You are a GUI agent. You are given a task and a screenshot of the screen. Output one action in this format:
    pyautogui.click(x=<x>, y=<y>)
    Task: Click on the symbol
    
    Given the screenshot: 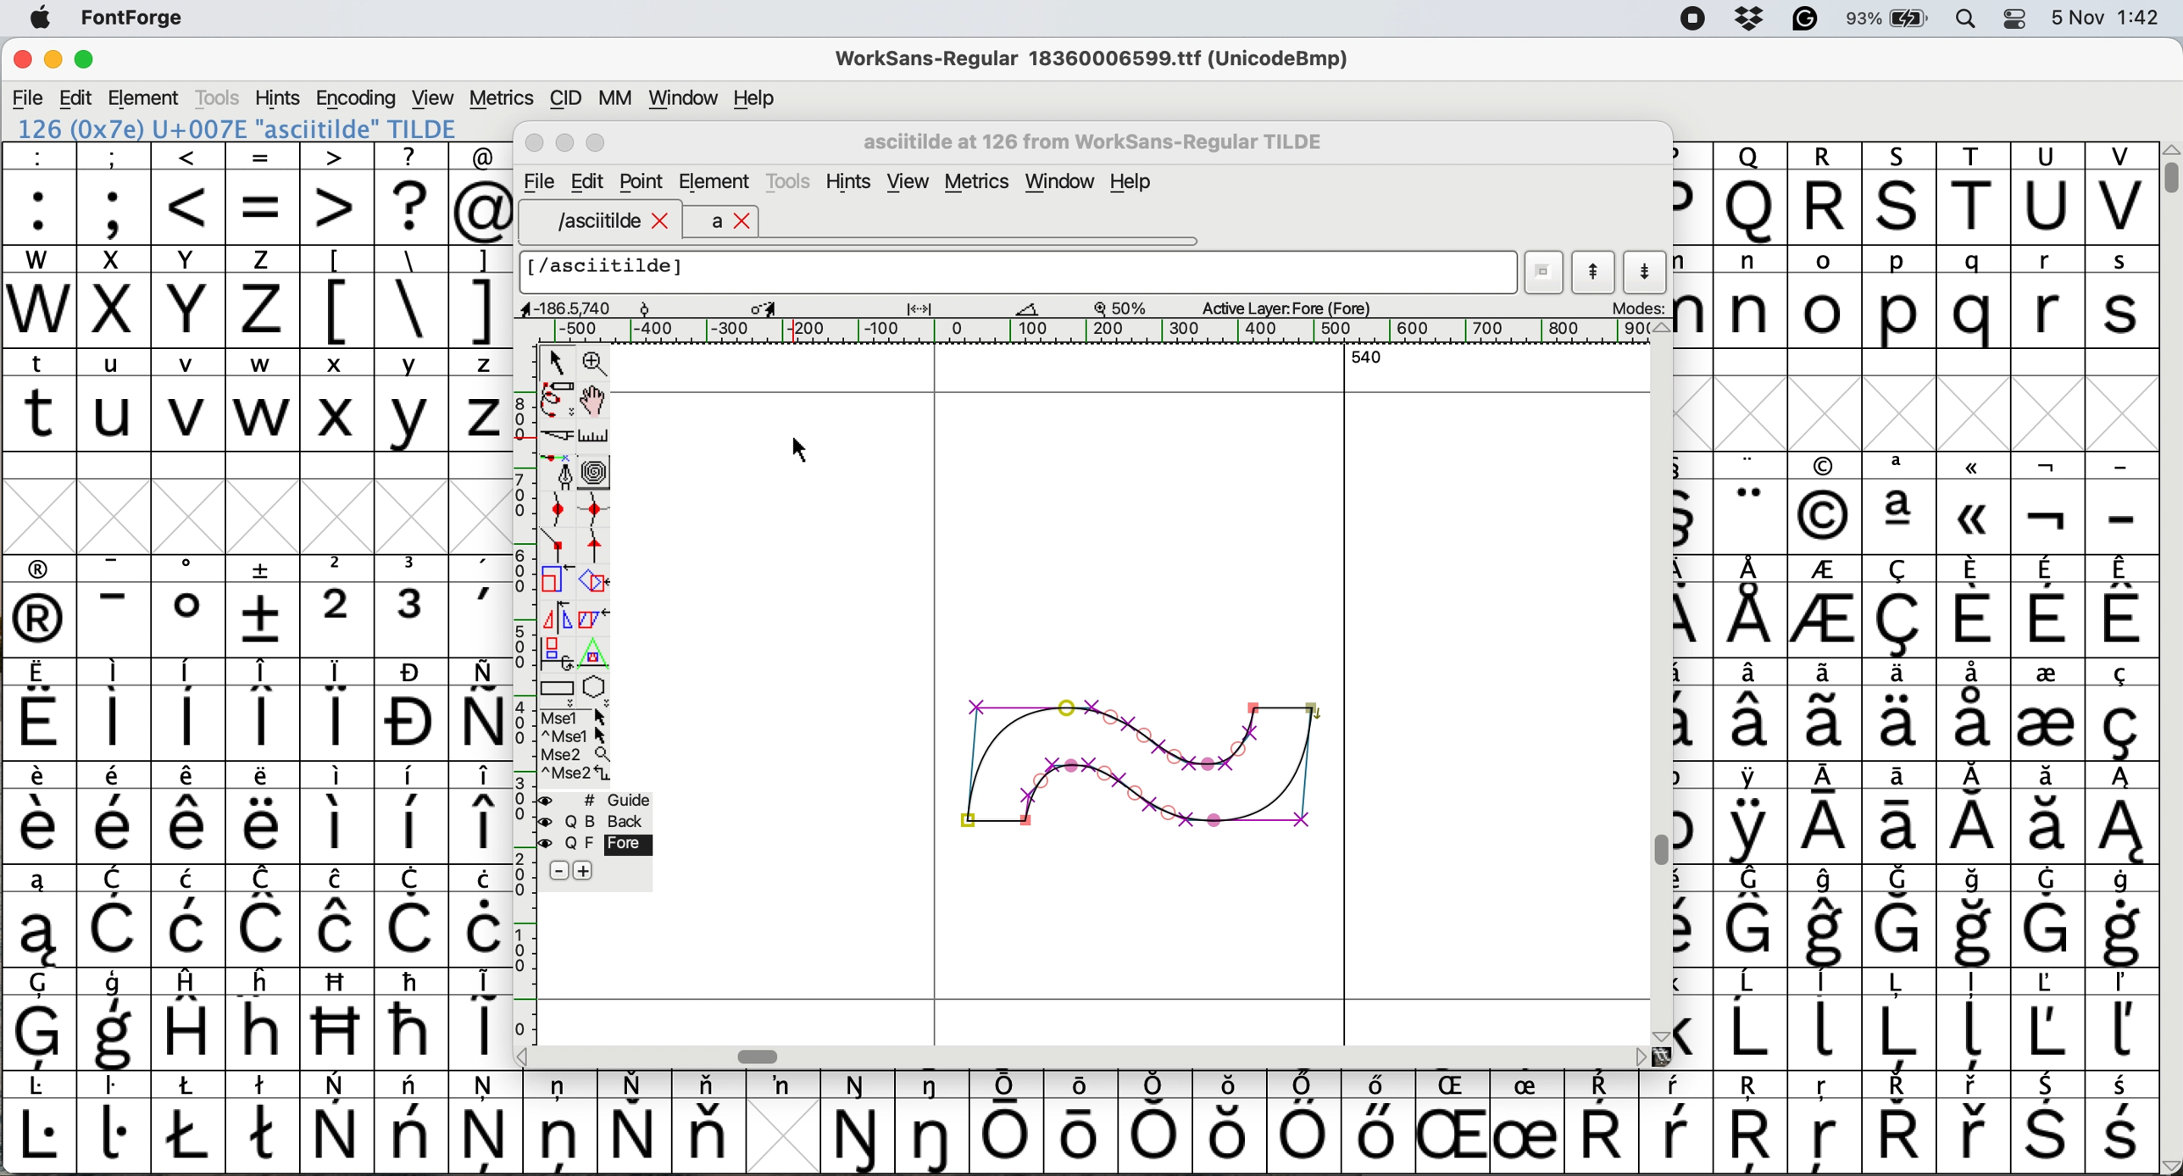 What is the action you would take?
    pyautogui.click(x=481, y=607)
    